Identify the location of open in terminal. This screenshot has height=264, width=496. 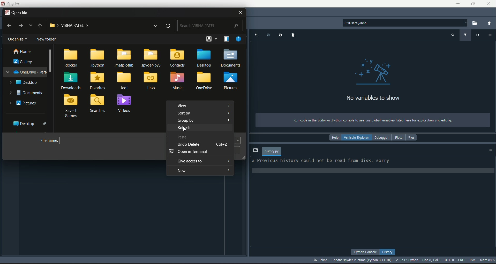
(188, 152).